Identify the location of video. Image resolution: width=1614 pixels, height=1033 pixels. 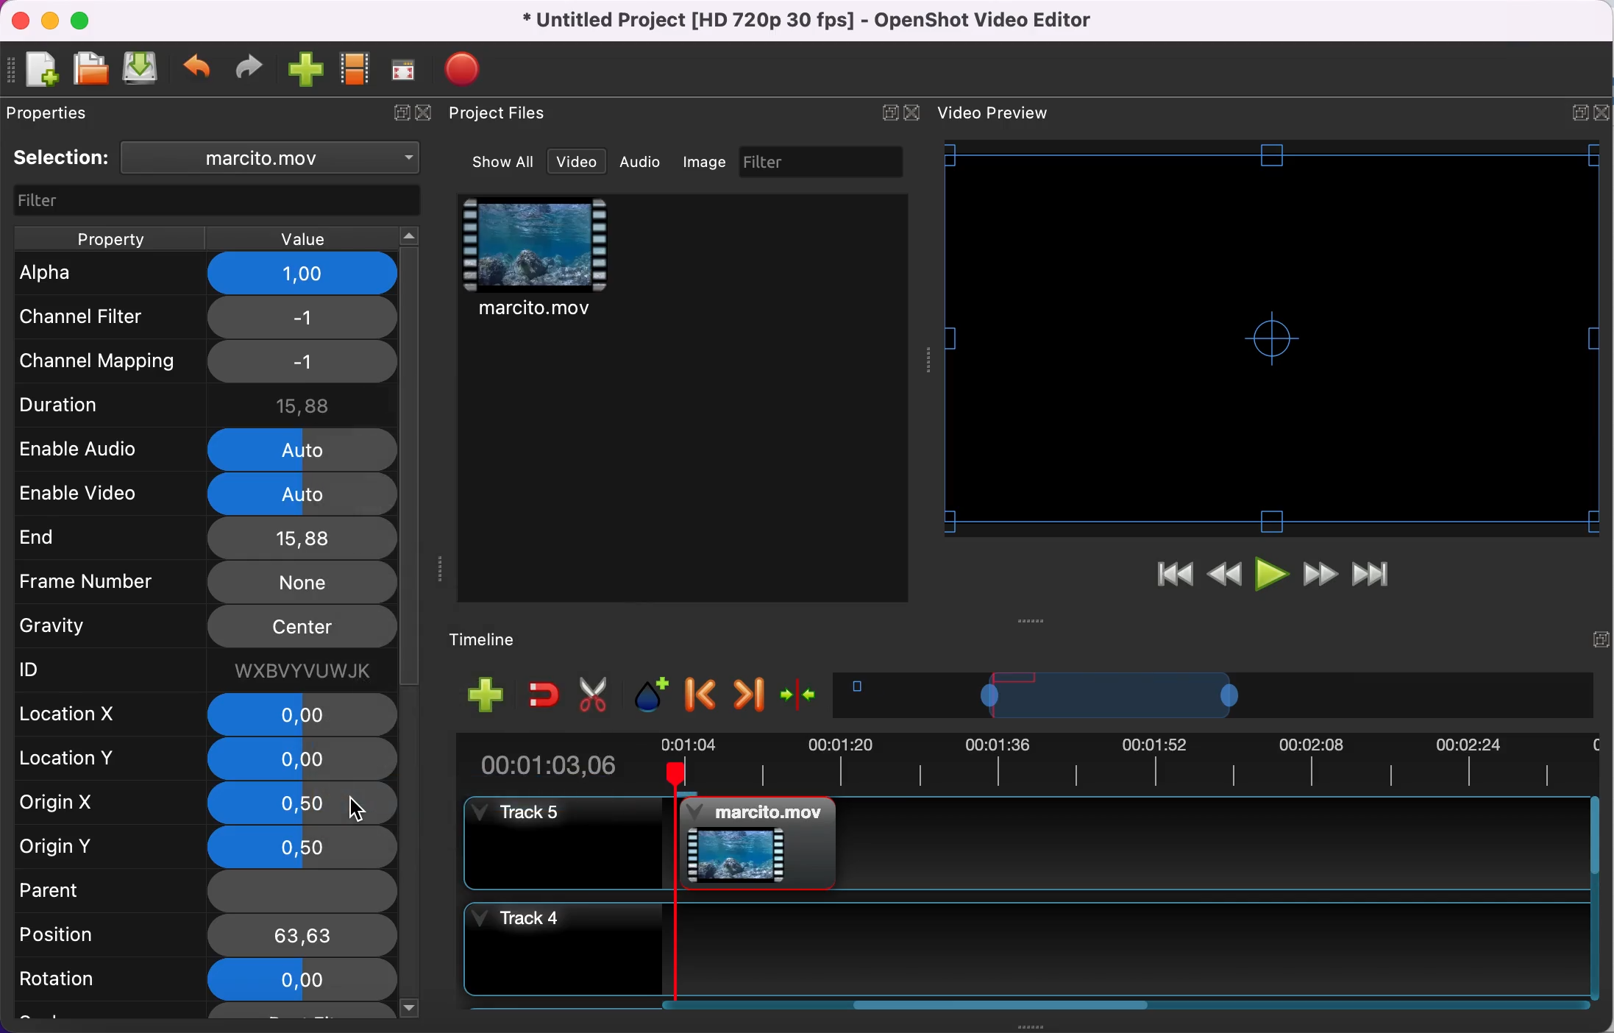
(577, 162).